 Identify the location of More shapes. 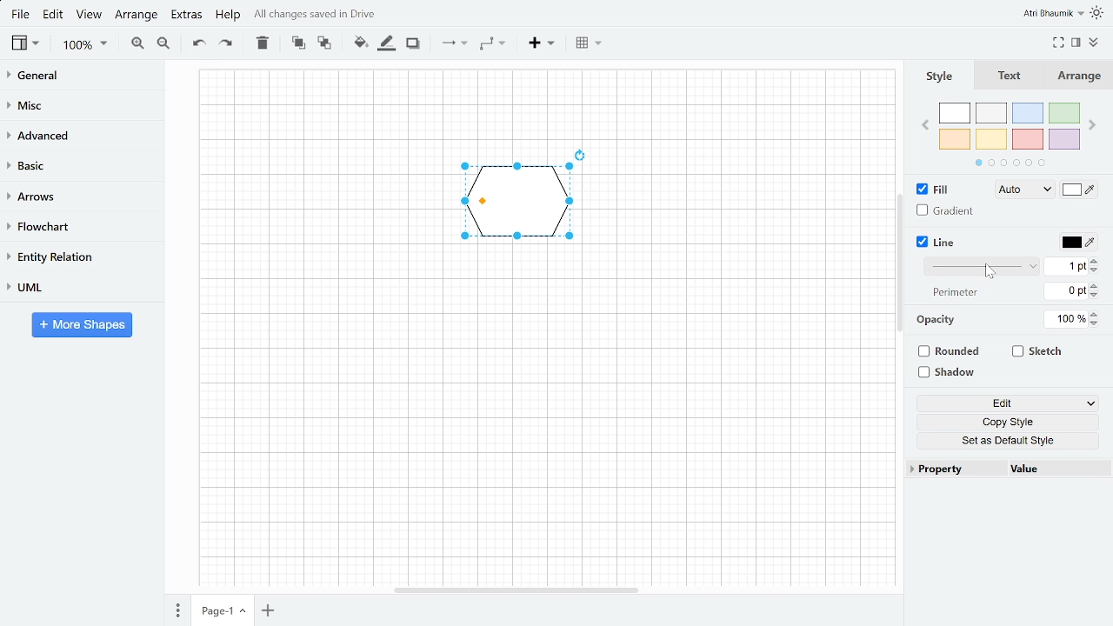
(82, 325).